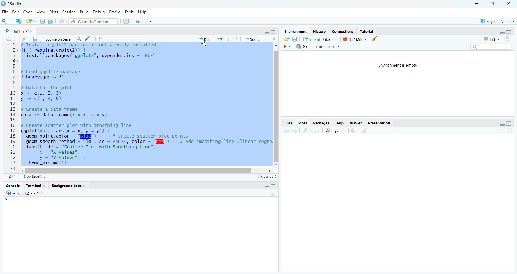  I want to click on  Untitled2*, so click(20, 31).